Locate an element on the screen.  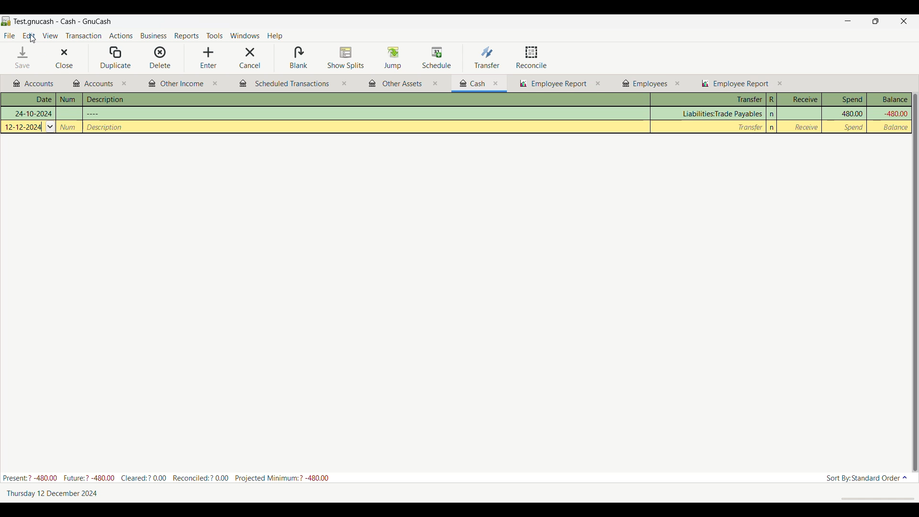
Tools menu is located at coordinates (214, 35).